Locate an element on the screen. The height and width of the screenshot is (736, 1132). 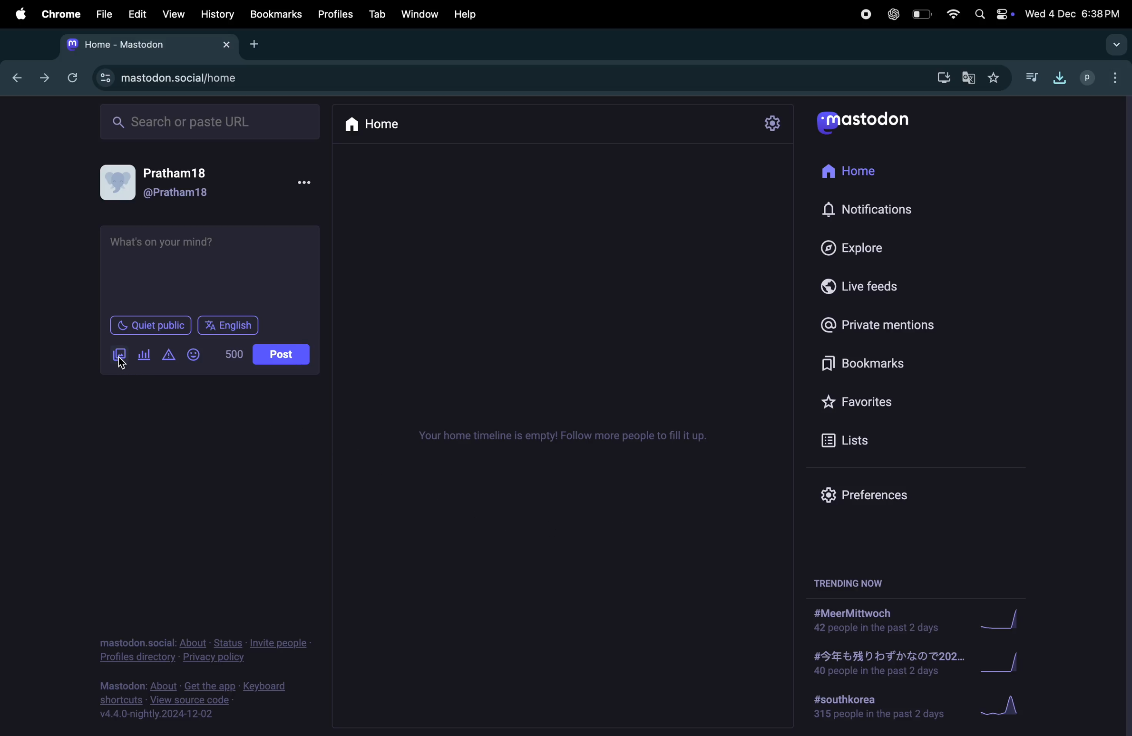
# meermittwoch is located at coordinates (876, 620).